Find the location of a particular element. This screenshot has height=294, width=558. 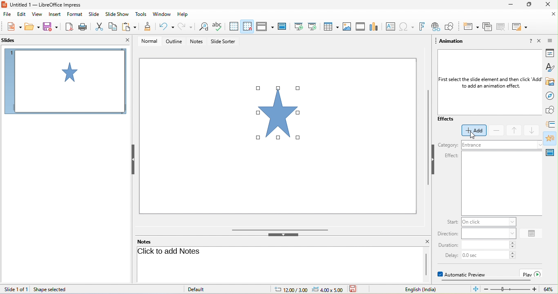

navigator is located at coordinates (552, 96).